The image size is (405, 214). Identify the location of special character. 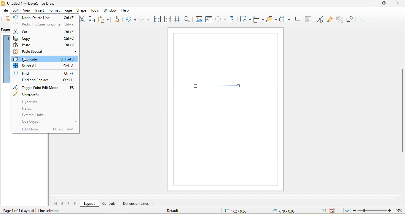
(220, 19).